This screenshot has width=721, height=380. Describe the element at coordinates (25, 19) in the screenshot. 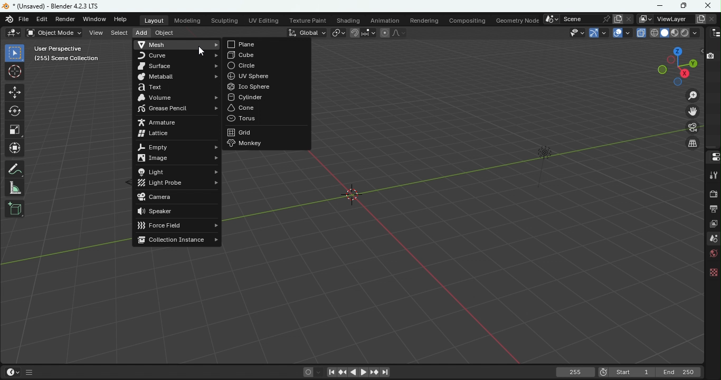

I see `File` at that location.